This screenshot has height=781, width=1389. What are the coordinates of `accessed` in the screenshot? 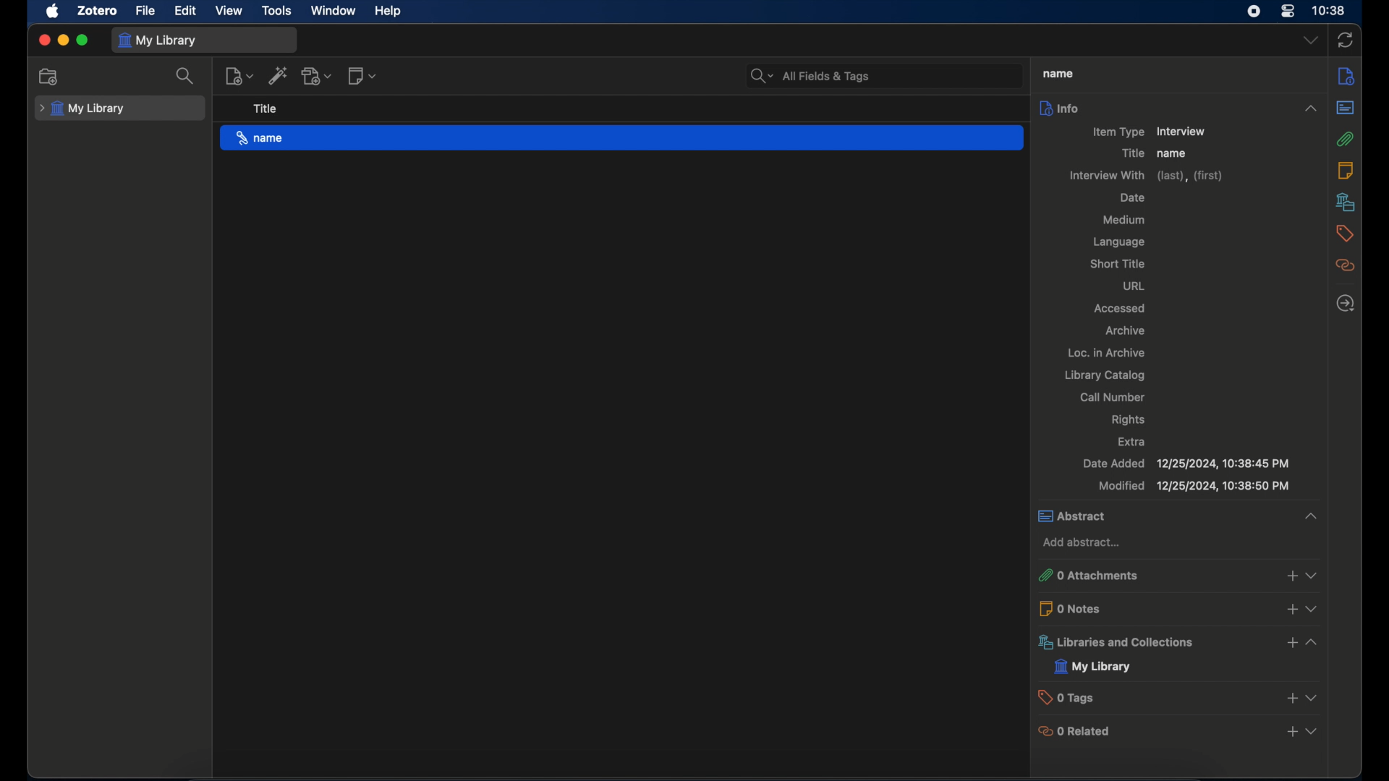 It's located at (1120, 309).